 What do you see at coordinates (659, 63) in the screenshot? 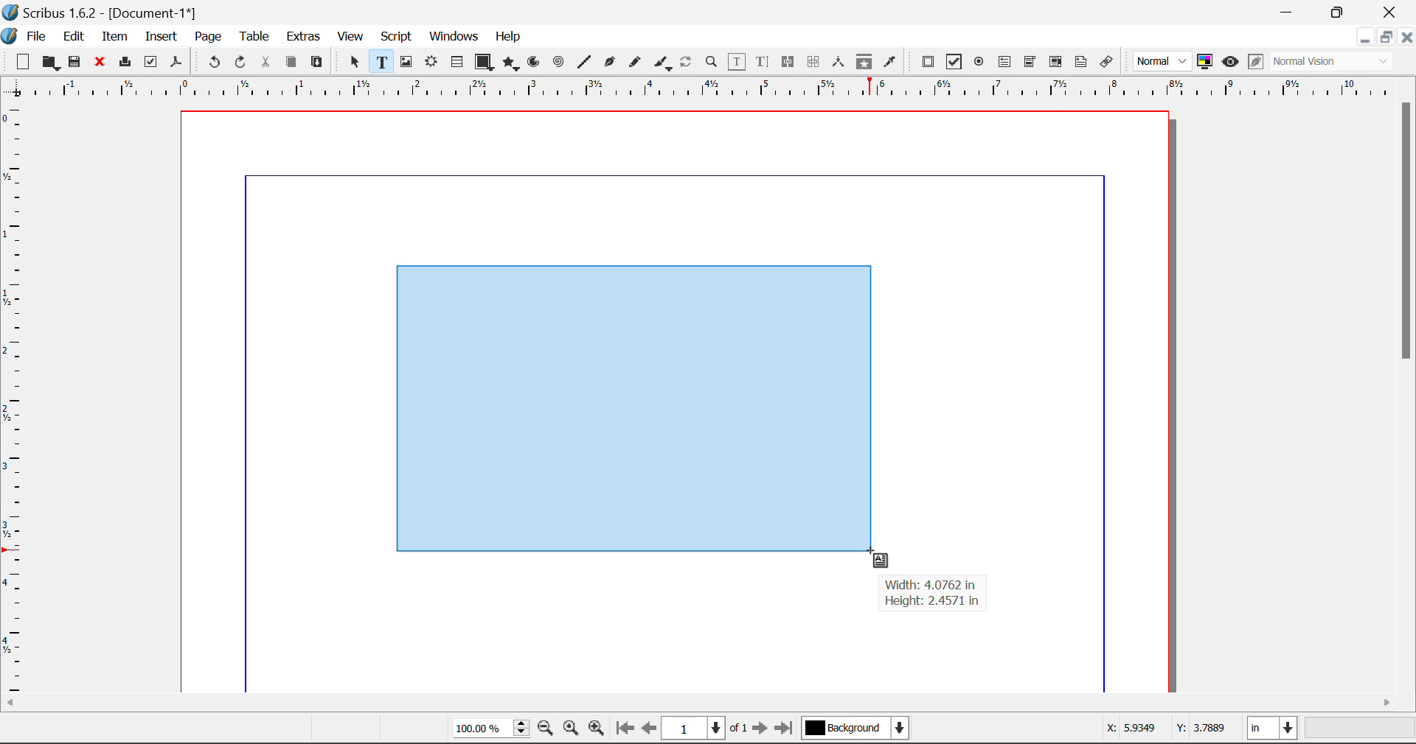
I see `Calligraphic Line` at bounding box center [659, 63].